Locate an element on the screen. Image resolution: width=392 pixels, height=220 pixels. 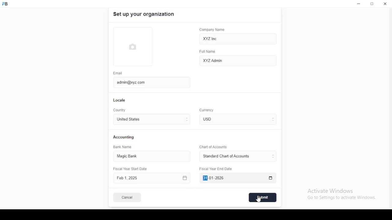
cancel is located at coordinates (127, 198).